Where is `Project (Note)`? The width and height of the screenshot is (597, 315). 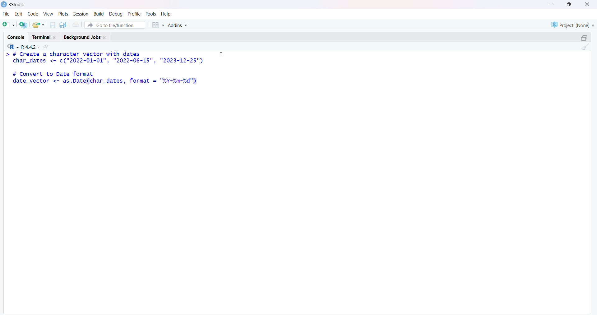 Project (Note) is located at coordinates (571, 24).